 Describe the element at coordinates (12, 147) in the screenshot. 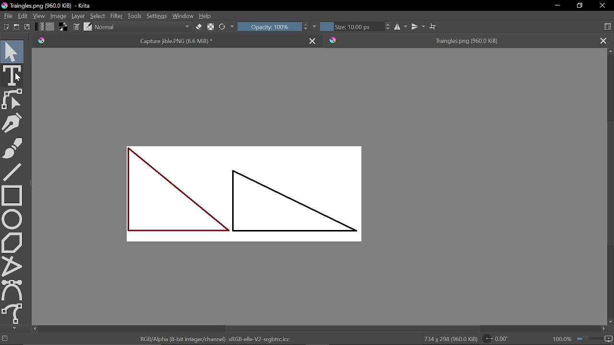

I see `Freehand brush tool` at that location.